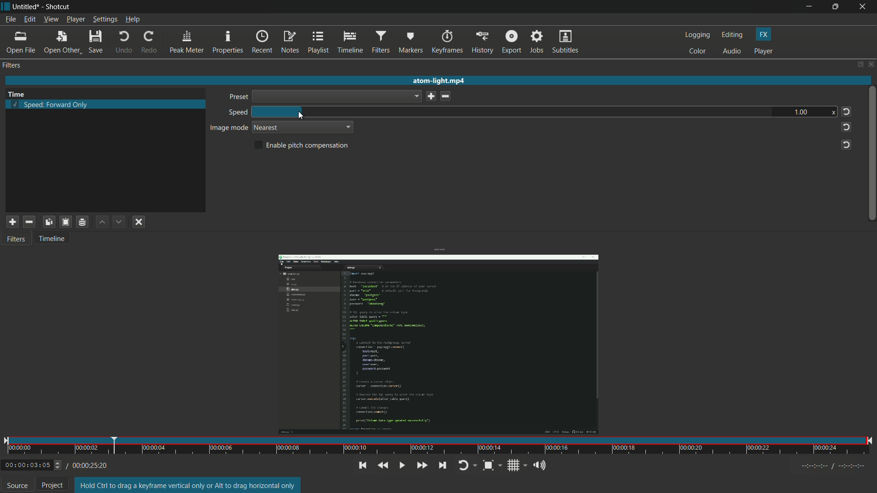  I want to click on audio, so click(733, 52).